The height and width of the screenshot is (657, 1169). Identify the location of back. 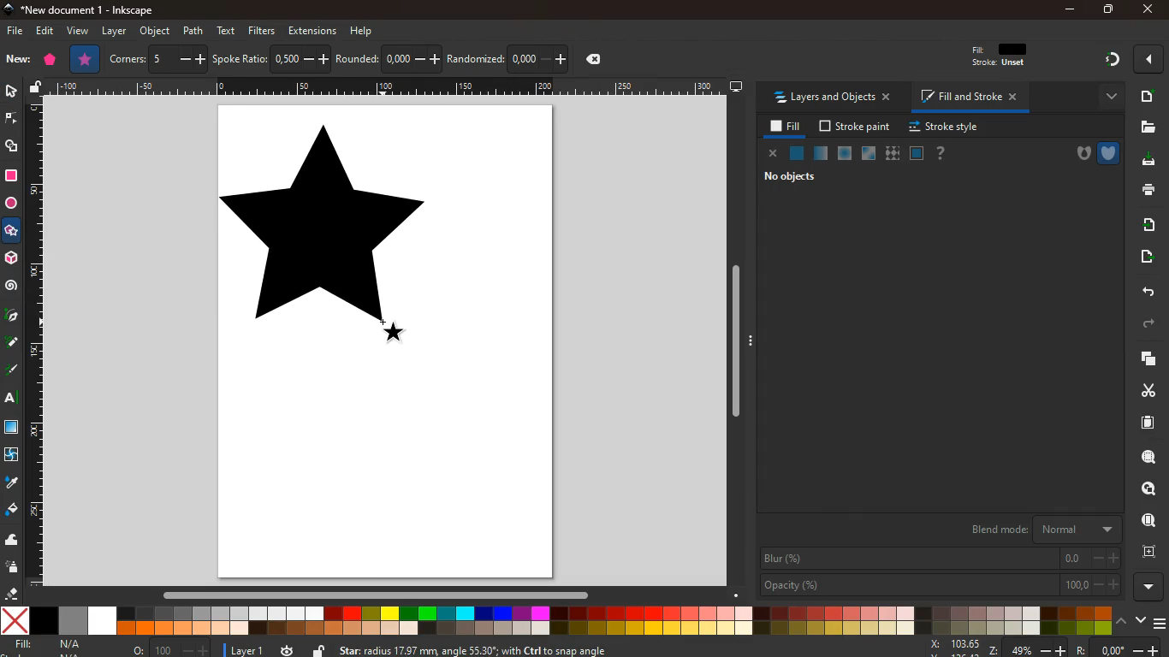
(1144, 293).